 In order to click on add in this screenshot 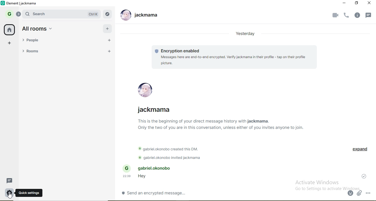, I will do `click(10, 43)`.